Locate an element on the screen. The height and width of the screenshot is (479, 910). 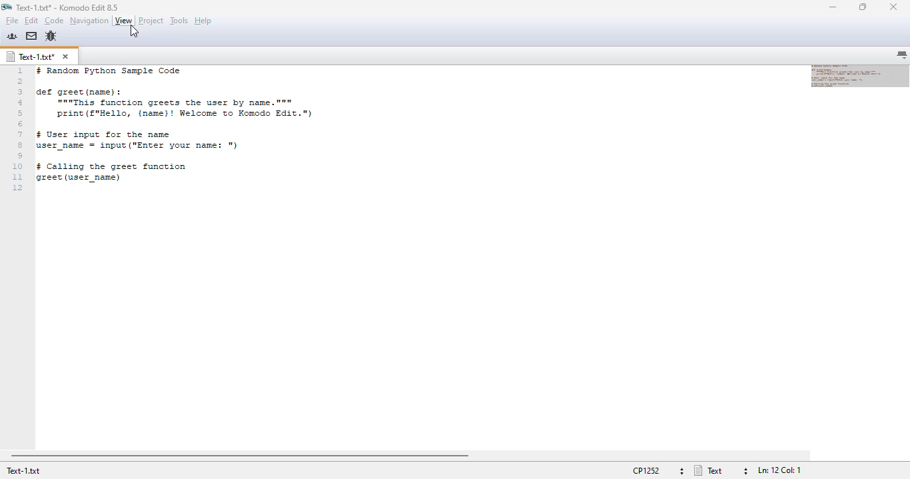
line numbers is located at coordinates (18, 129).